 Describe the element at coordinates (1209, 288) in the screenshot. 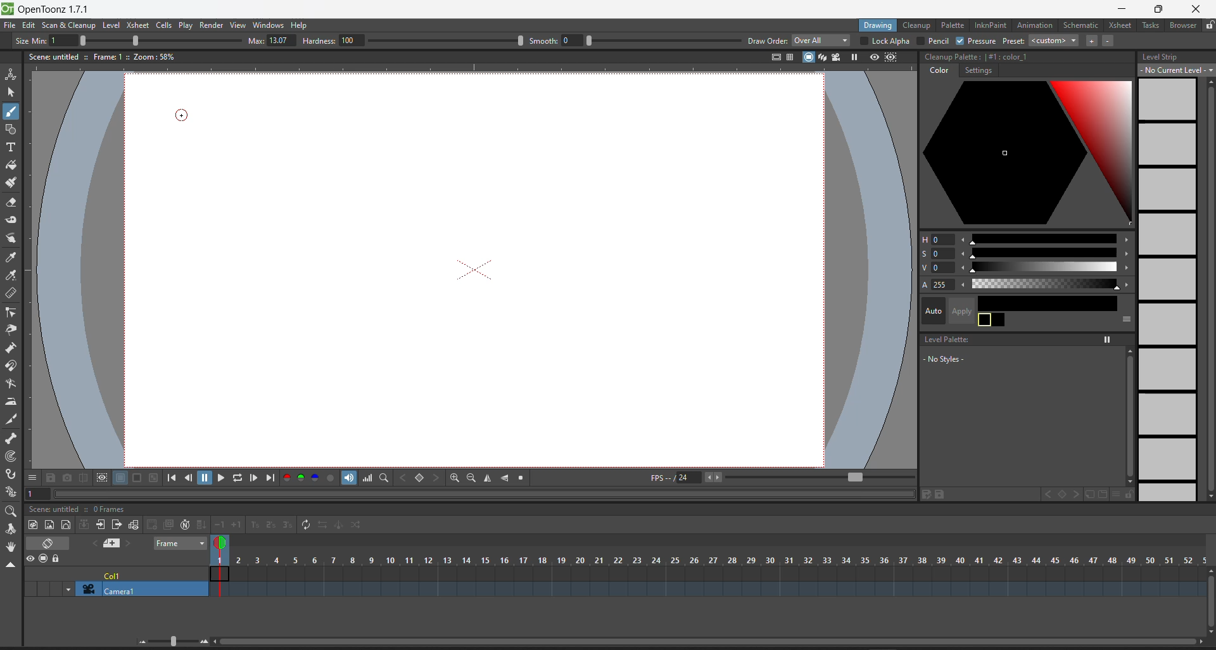

I see `vertical scroll bar` at that location.